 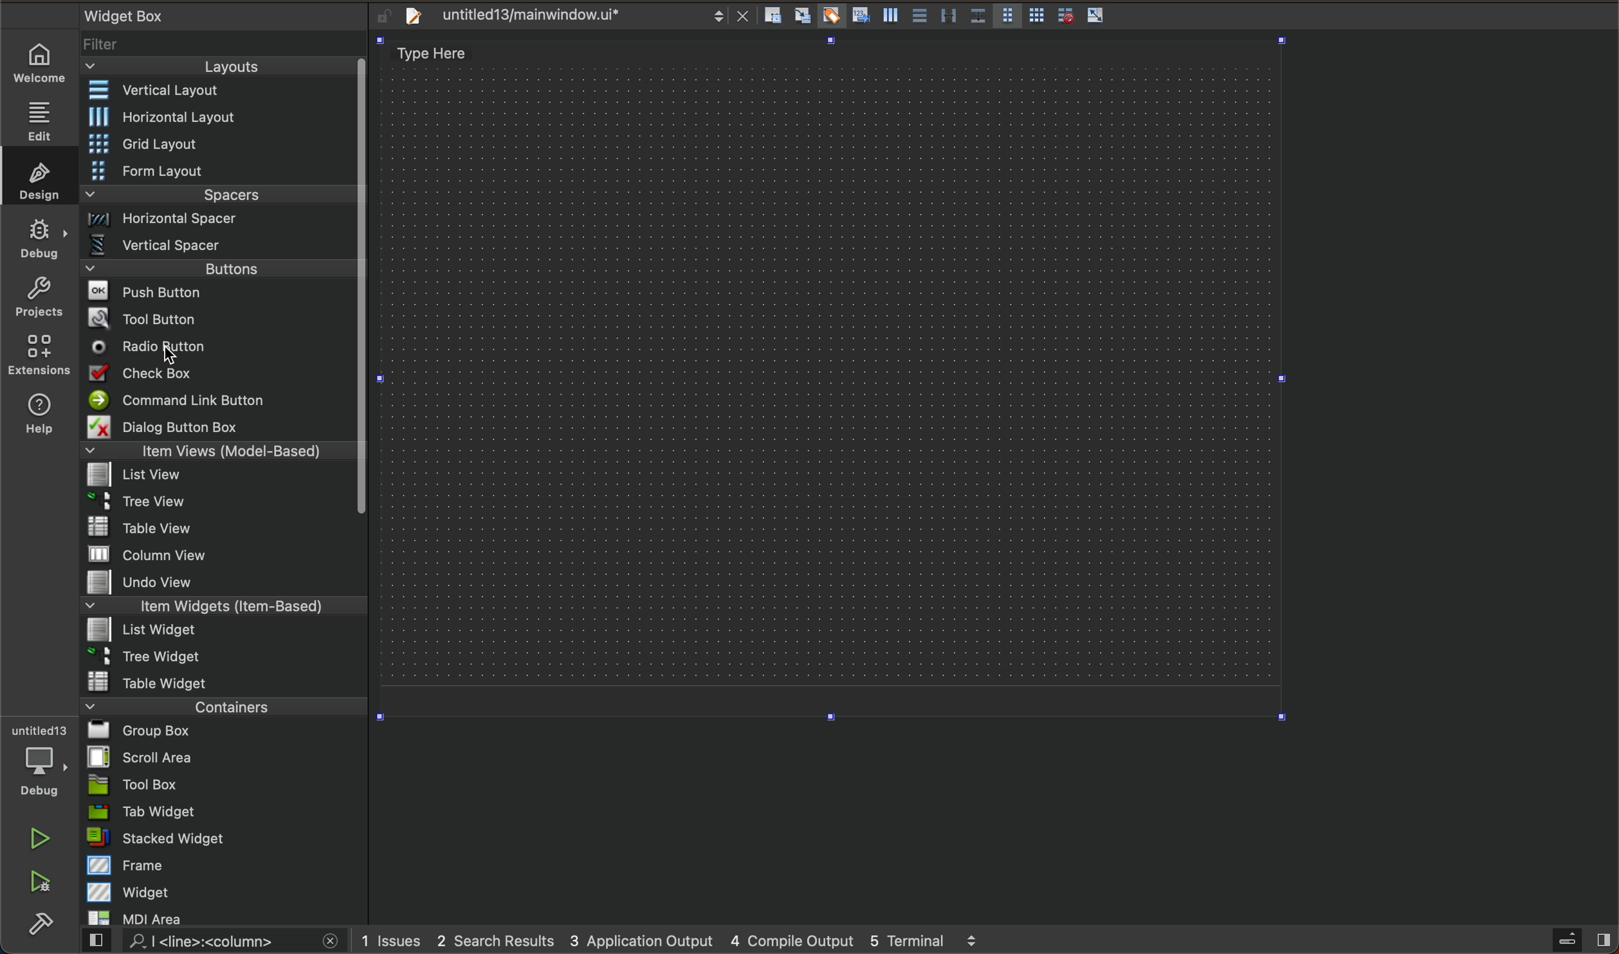 I want to click on , so click(x=219, y=632).